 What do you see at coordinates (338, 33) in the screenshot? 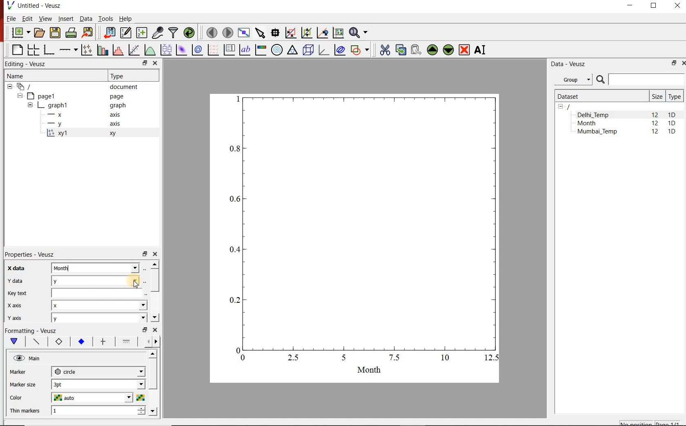
I see `click to reset graph axes` at bounding box center [338, 33].